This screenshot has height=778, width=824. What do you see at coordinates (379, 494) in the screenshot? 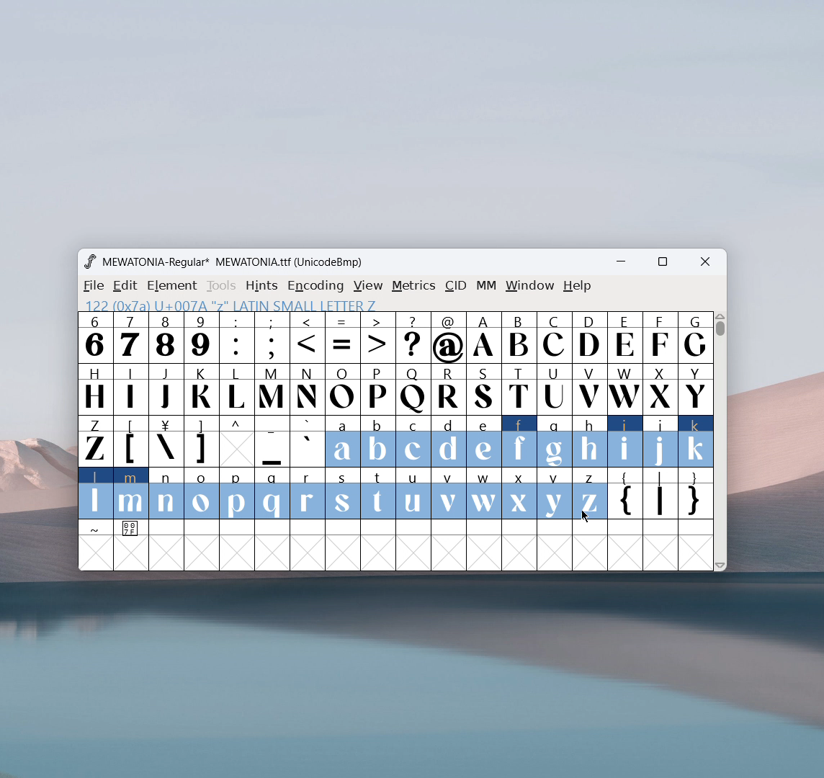
I see `t` at bounding box center [379, 494].